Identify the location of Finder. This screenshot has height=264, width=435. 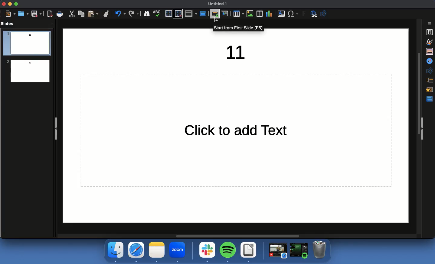
(116, 252).